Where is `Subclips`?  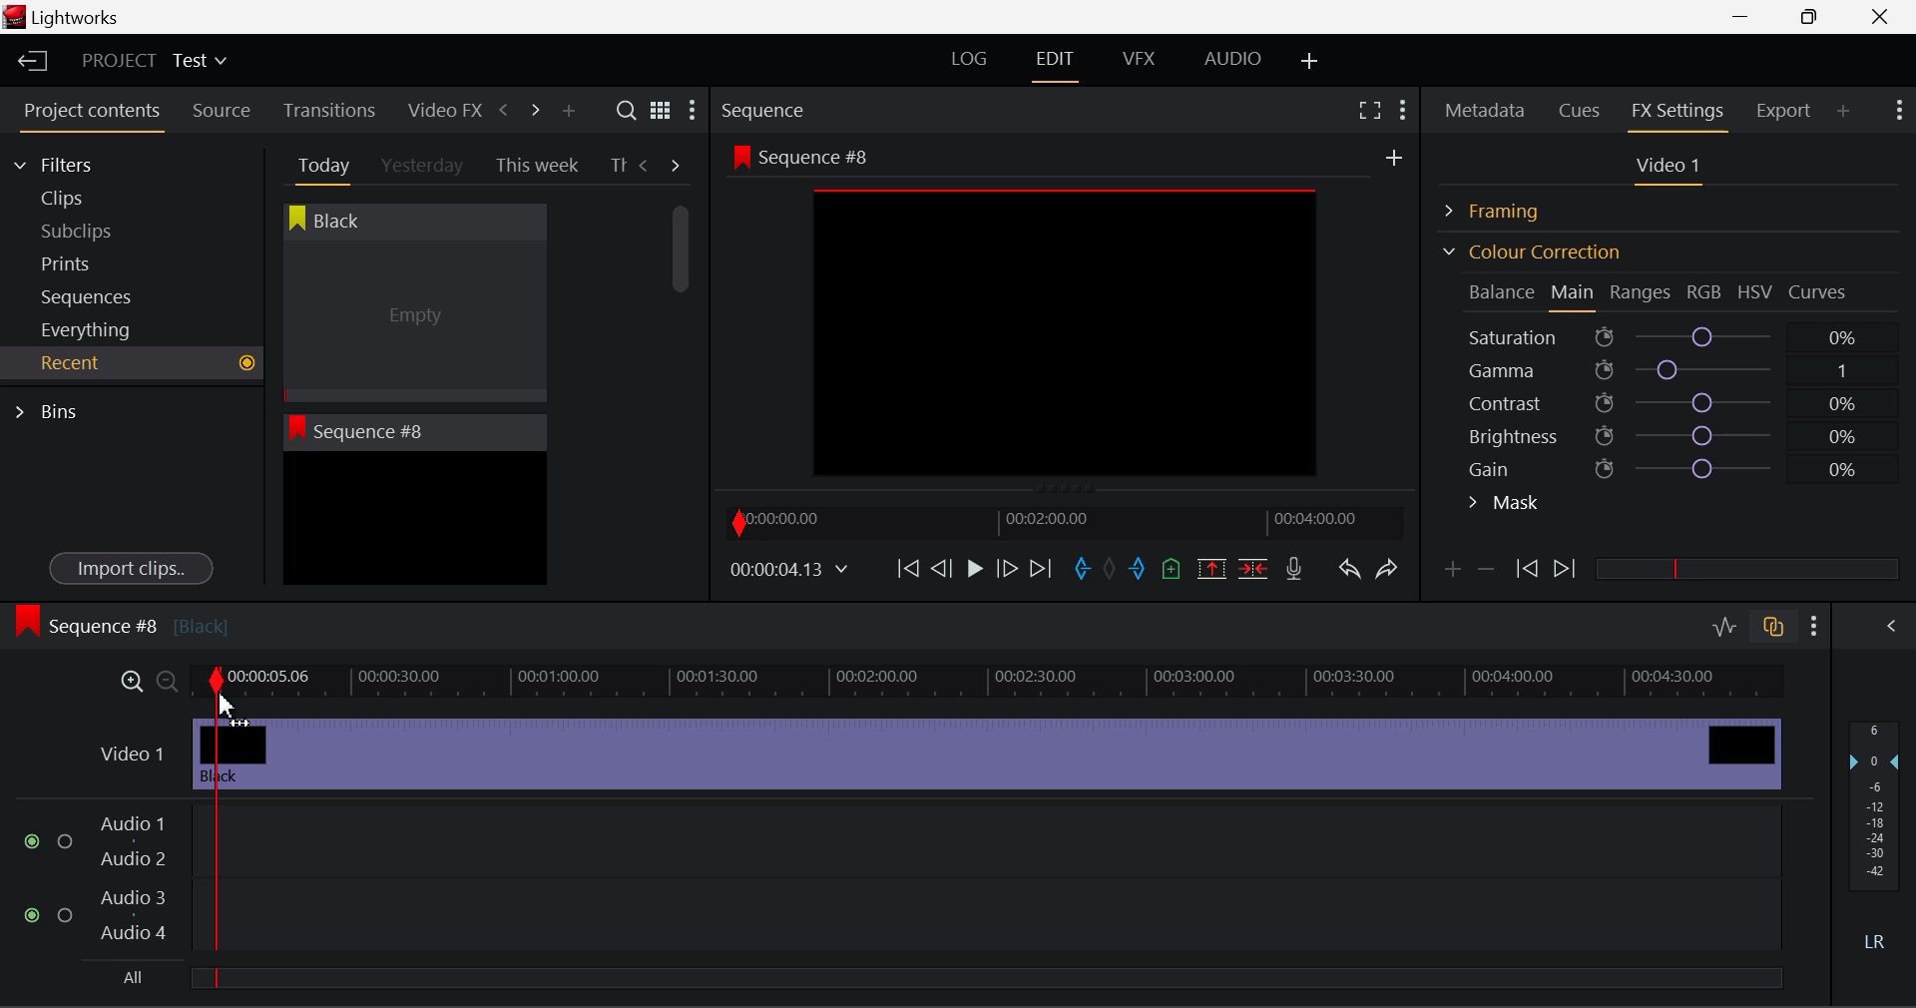 Subclips is located at coordinates (96, 231).